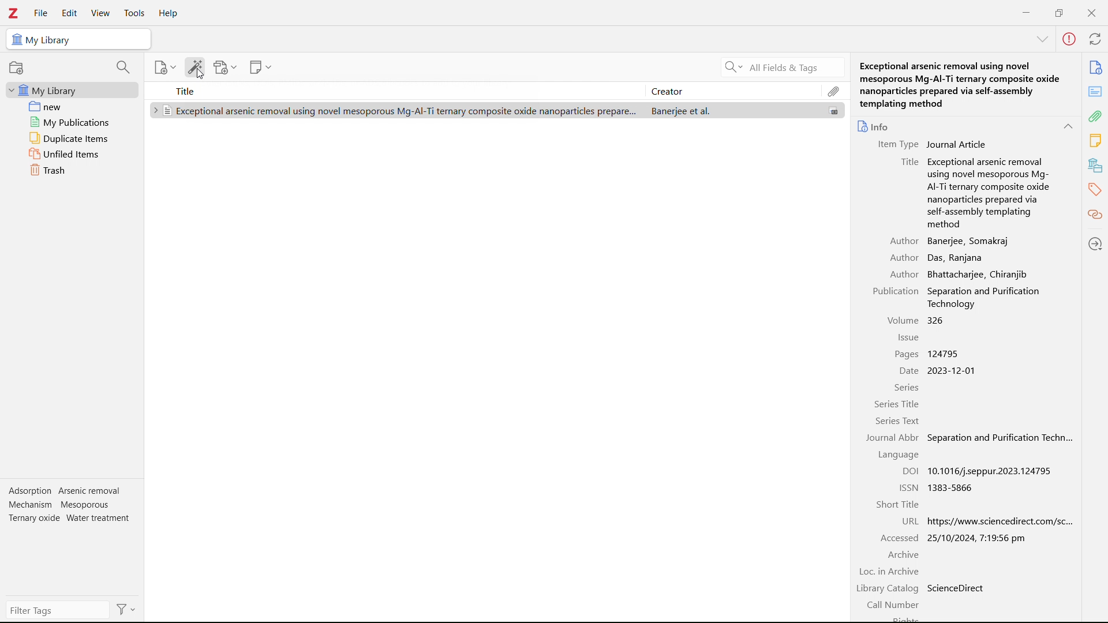 The width and height of the screenshot is (1108, 623). What do you see at coordinates (1095, 92) in the screenshot?
I see `abstract` at bounding box center [1095, 92].